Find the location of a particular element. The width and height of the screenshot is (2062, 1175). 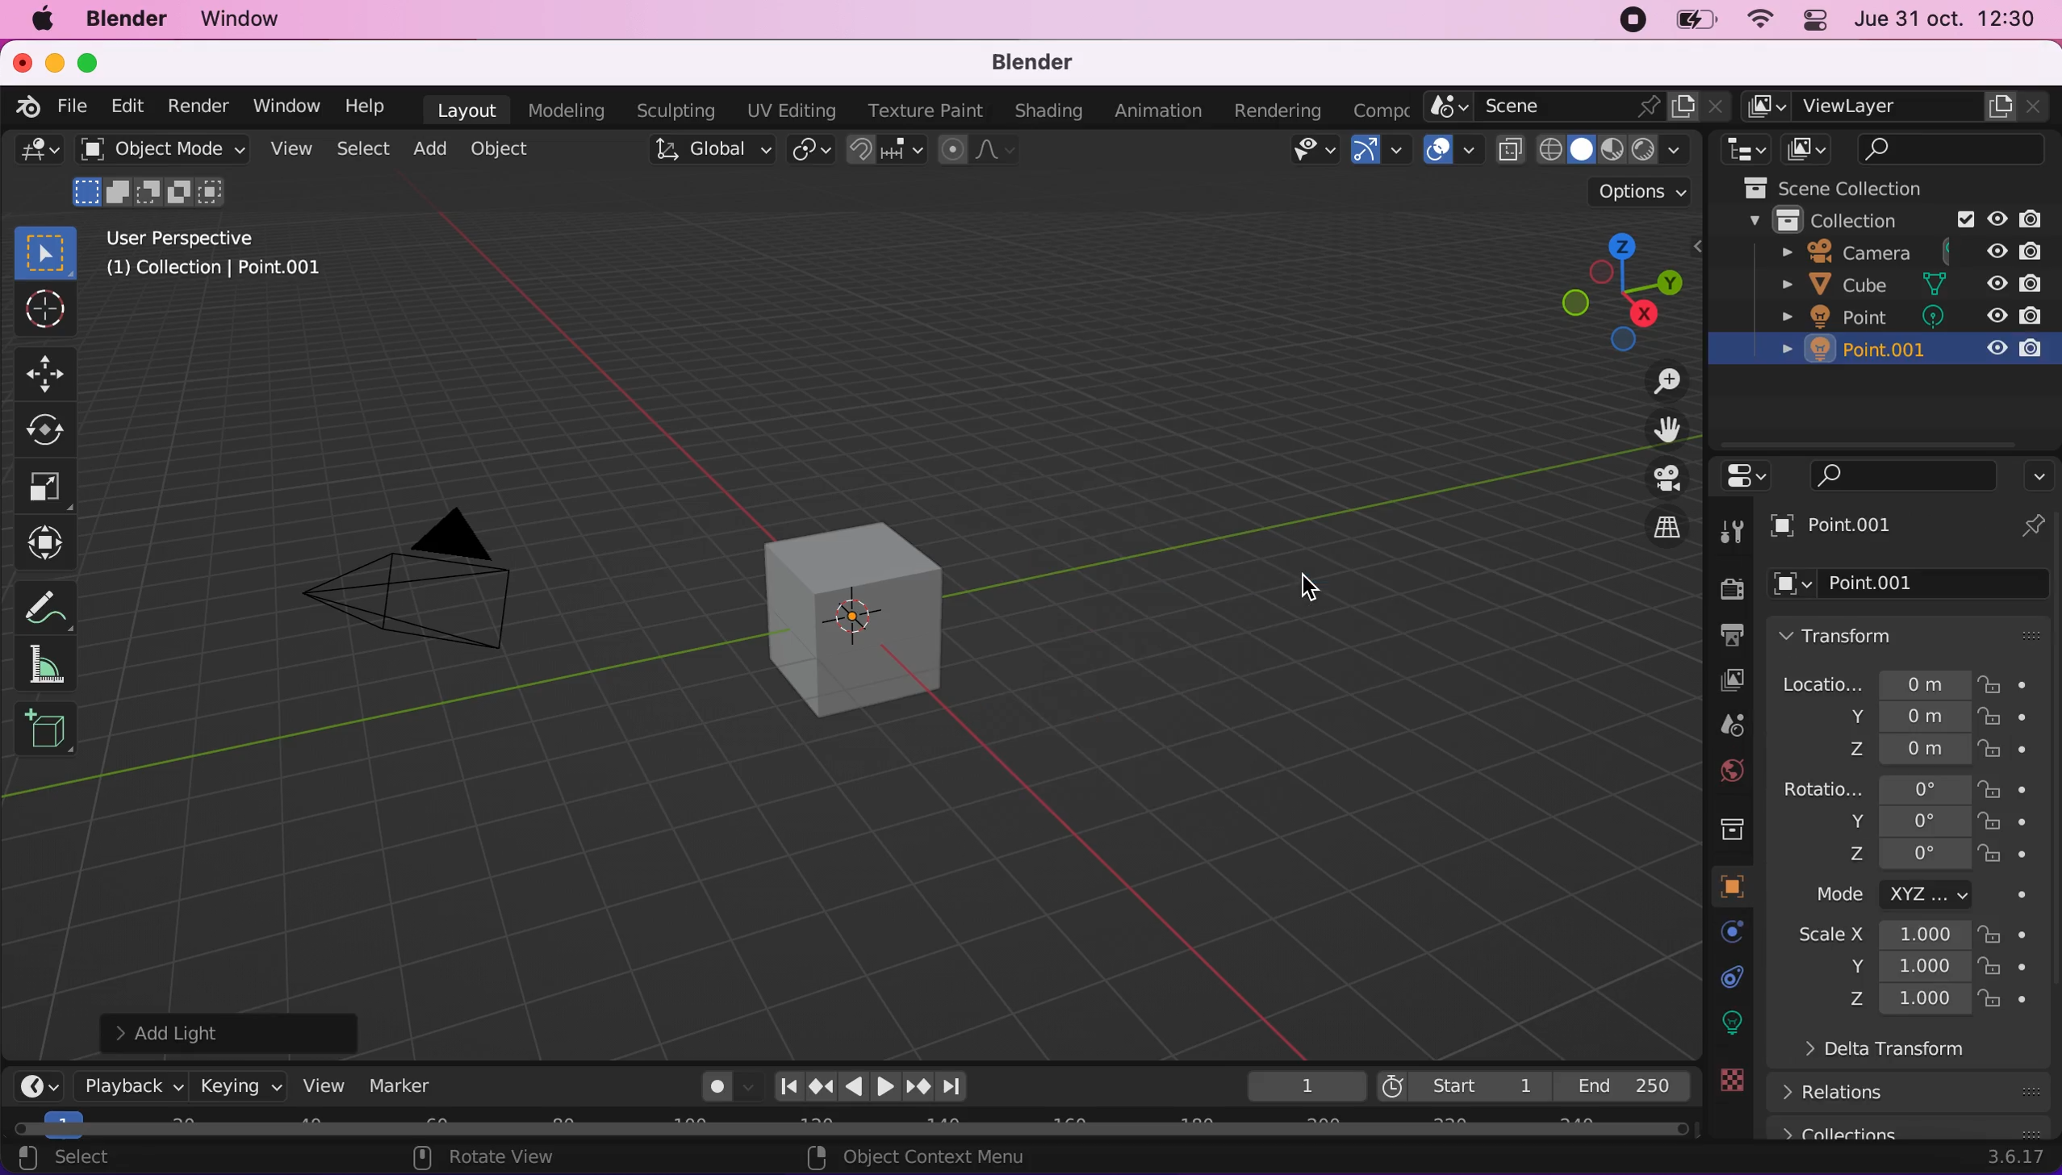

toggle display view is located at coordinates (1654, 477).